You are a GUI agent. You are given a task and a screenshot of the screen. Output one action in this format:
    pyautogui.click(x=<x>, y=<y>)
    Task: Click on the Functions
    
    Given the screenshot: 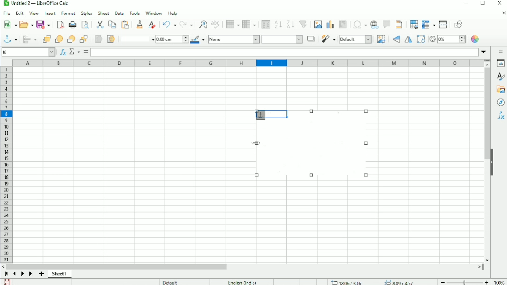 What is the action you would take?
    pyautogui.click(x=500, y=117)
    